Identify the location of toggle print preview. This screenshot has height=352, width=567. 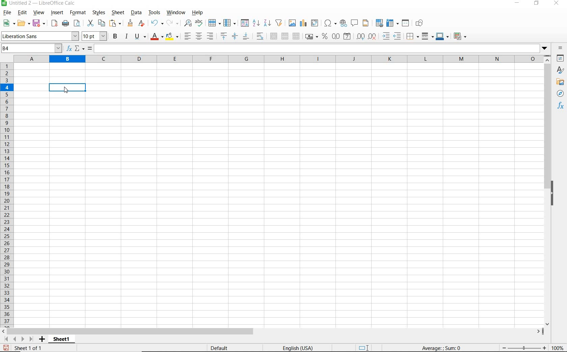
(77, 23).